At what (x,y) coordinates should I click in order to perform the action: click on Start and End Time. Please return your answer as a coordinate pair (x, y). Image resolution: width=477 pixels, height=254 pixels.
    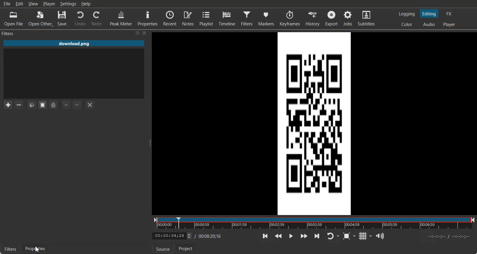
    Looking at the image, I should click on (450, 236).